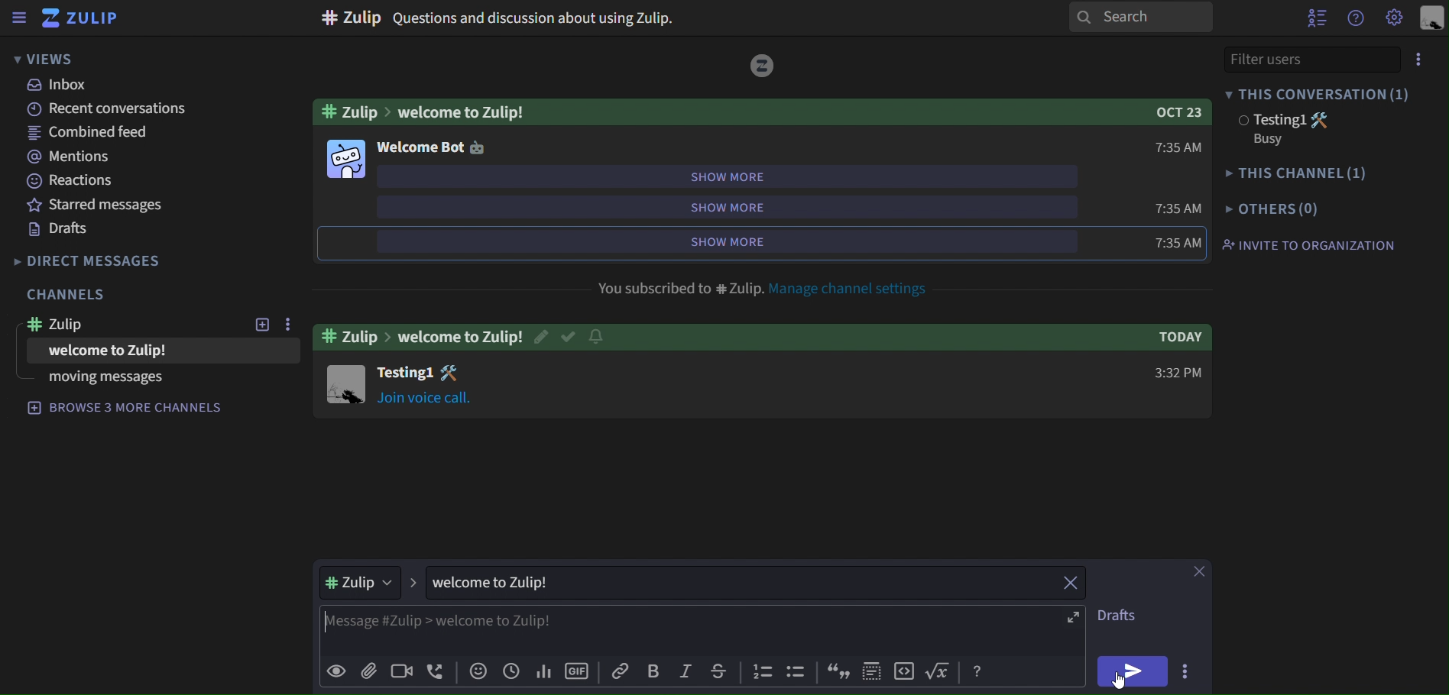 The width and height of the screenshot is (1449, 695). What do you see at coordinates (79, 158) in the screenshot?
I see `mentions` at bounding box center [79, 158].